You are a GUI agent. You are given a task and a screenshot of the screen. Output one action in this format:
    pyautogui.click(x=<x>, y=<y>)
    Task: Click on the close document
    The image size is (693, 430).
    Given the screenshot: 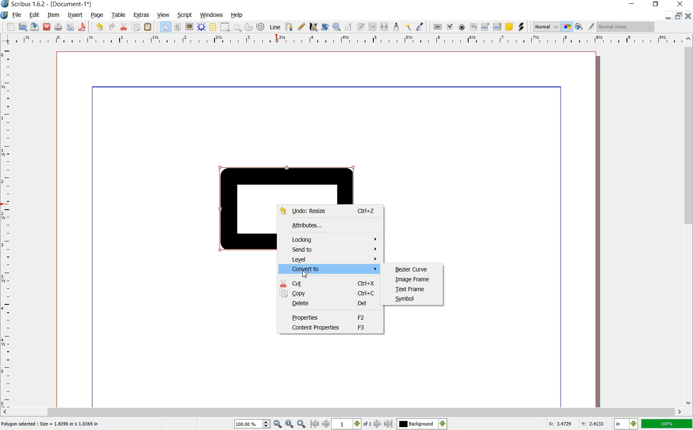 What is the action you would take?
    pyautogui.click(x=689, y=15)
    